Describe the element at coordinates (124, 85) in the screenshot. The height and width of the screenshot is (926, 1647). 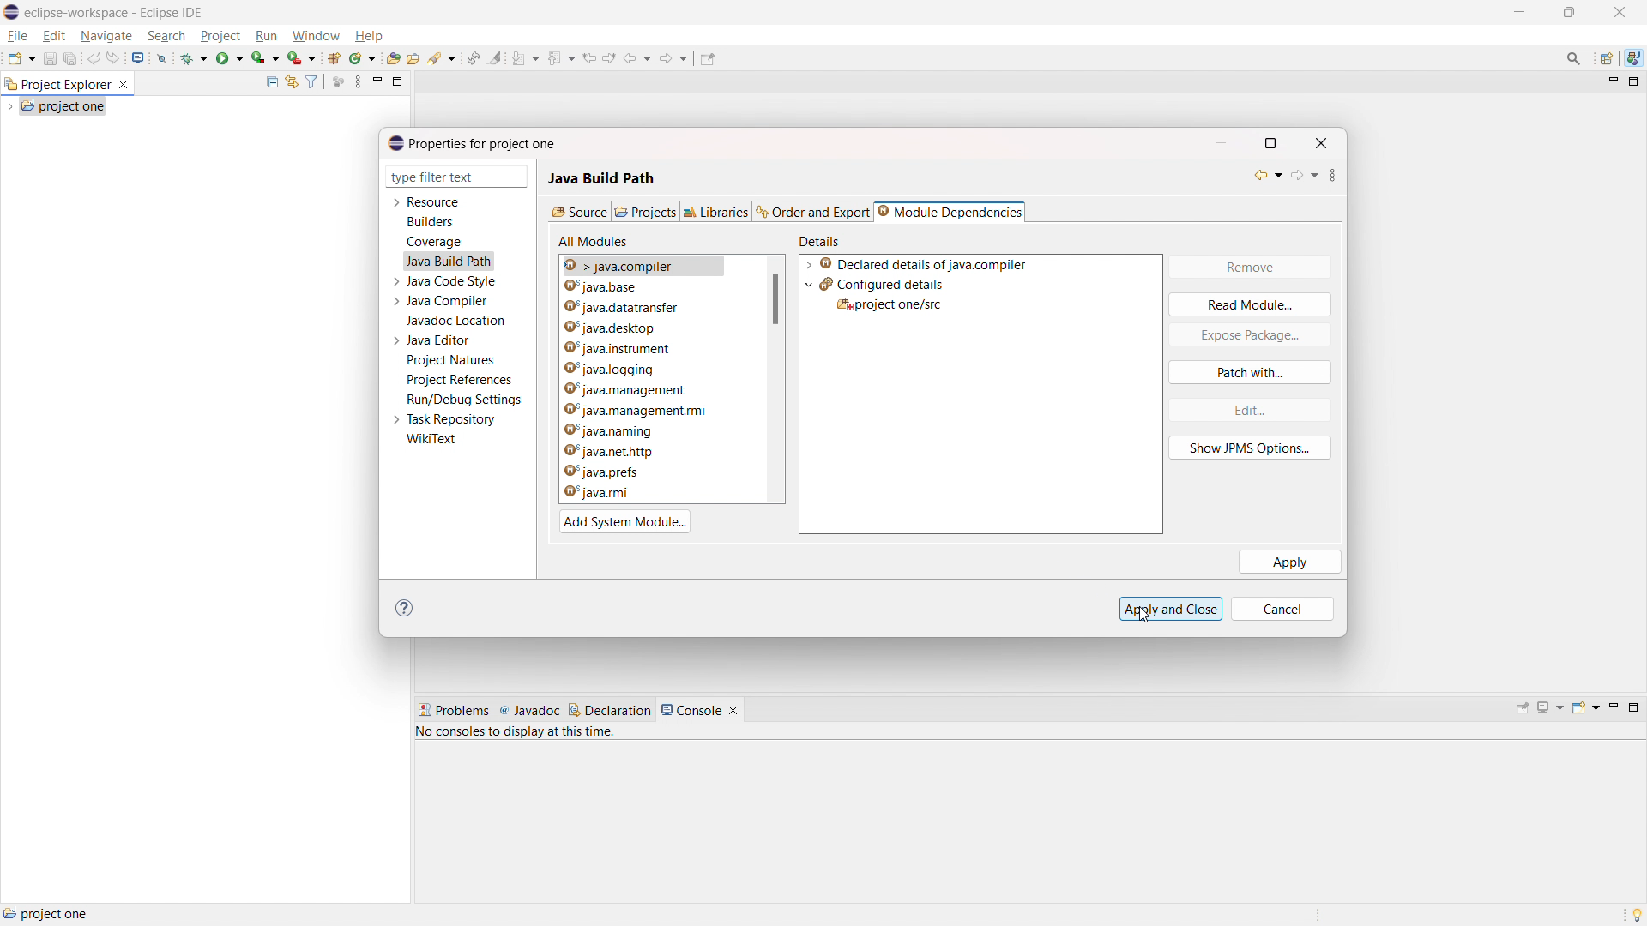
I see `close project explorer` at that location.